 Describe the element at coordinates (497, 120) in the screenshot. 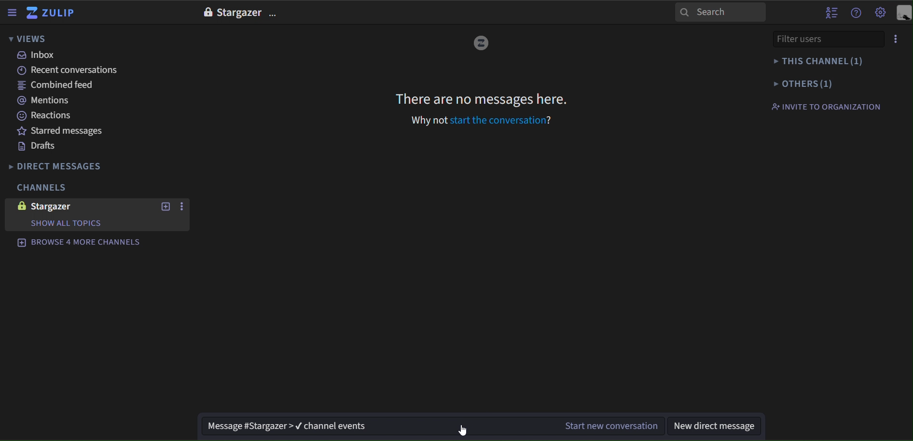

I see `start the conversation` at that location.